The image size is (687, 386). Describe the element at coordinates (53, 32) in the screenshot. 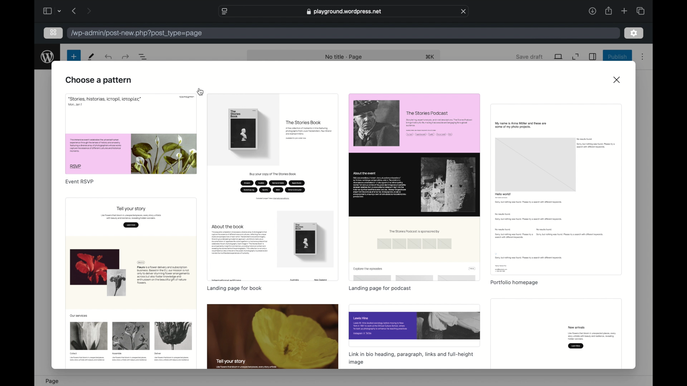

I see `grid` at that location.